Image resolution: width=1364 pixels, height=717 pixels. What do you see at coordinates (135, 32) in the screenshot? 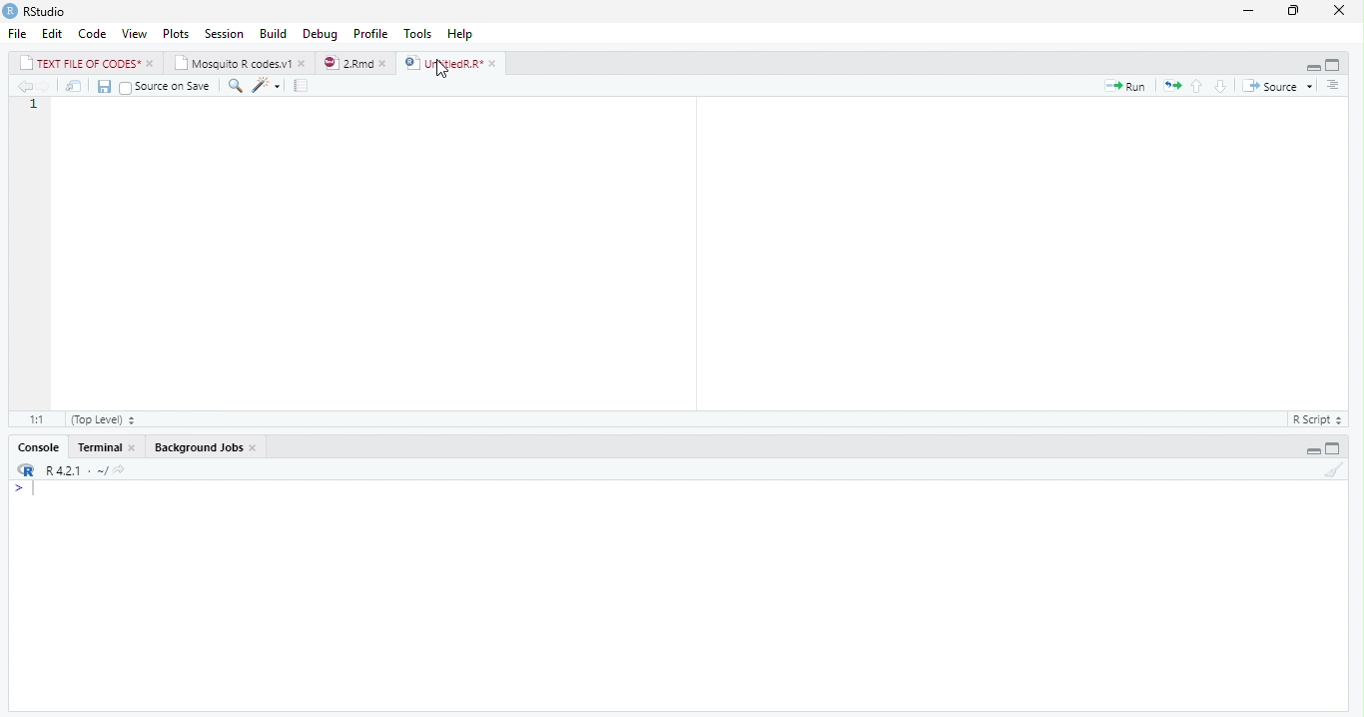
I see `View` at bounding box center [135, 32].